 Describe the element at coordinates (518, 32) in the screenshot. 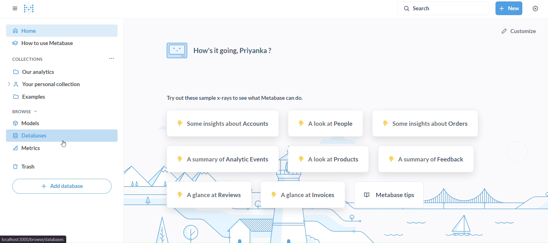

I see `customize` at that location.